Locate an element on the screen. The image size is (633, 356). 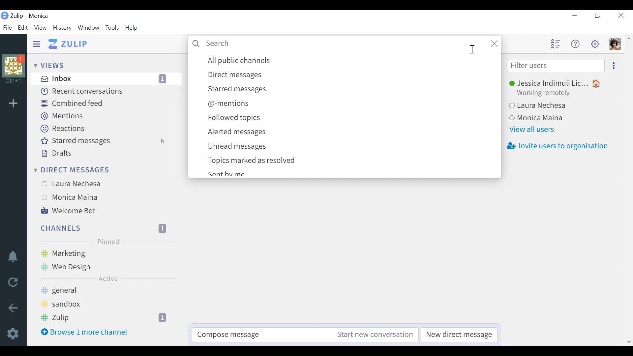
Monica Maina is located at coordinates (88, 198).